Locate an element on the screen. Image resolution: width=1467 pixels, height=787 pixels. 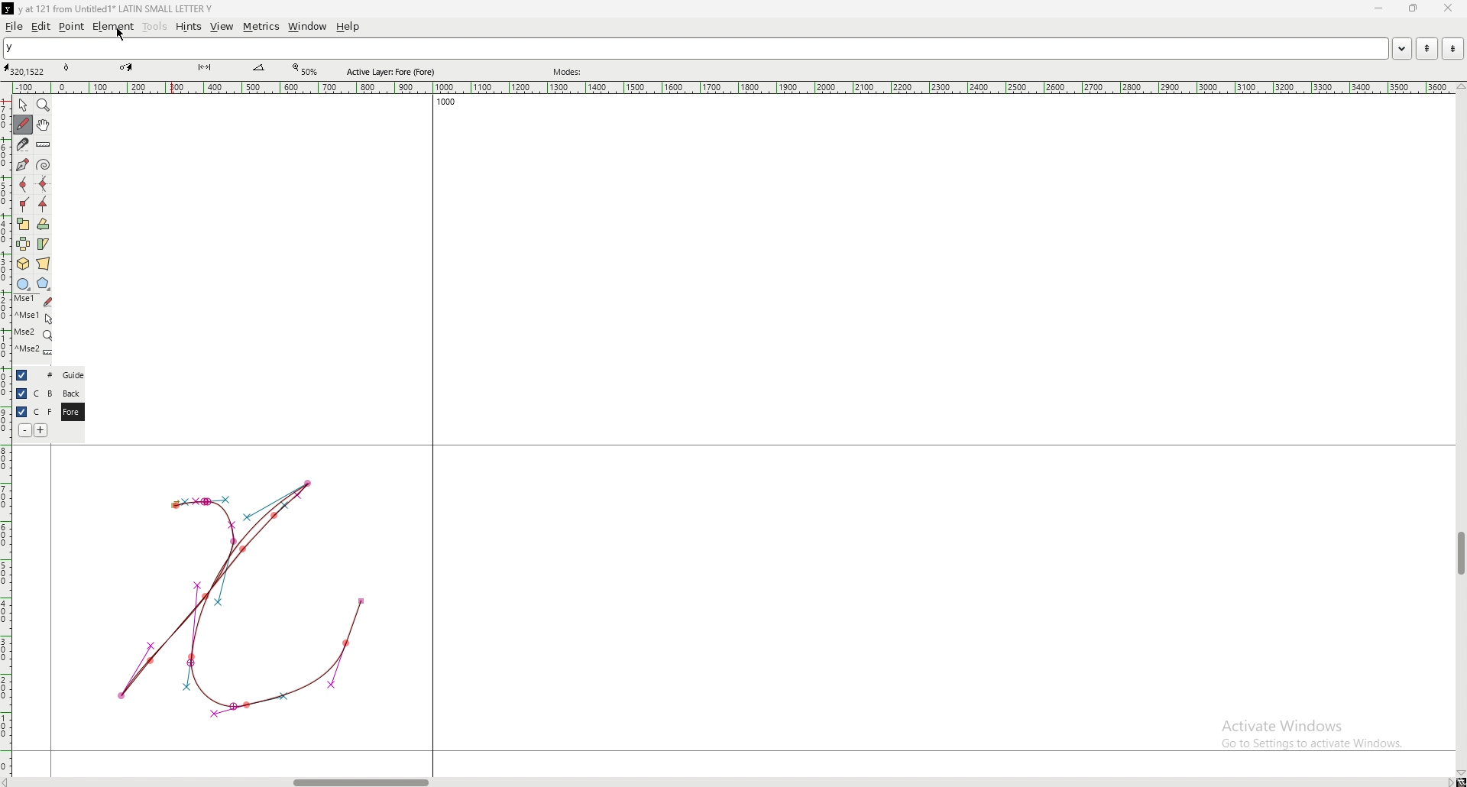
rotate the selection is located at coordinates (44, 225).